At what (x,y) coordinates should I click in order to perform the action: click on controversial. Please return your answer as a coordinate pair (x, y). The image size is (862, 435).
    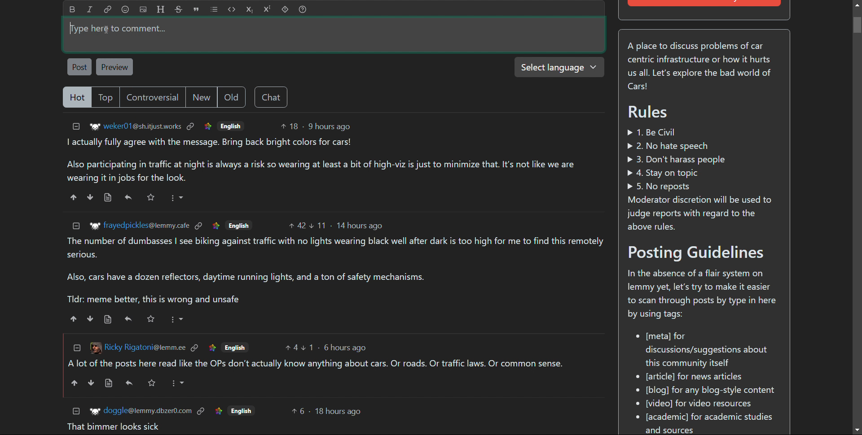
    Looking at the image, I should click on (152, 97).